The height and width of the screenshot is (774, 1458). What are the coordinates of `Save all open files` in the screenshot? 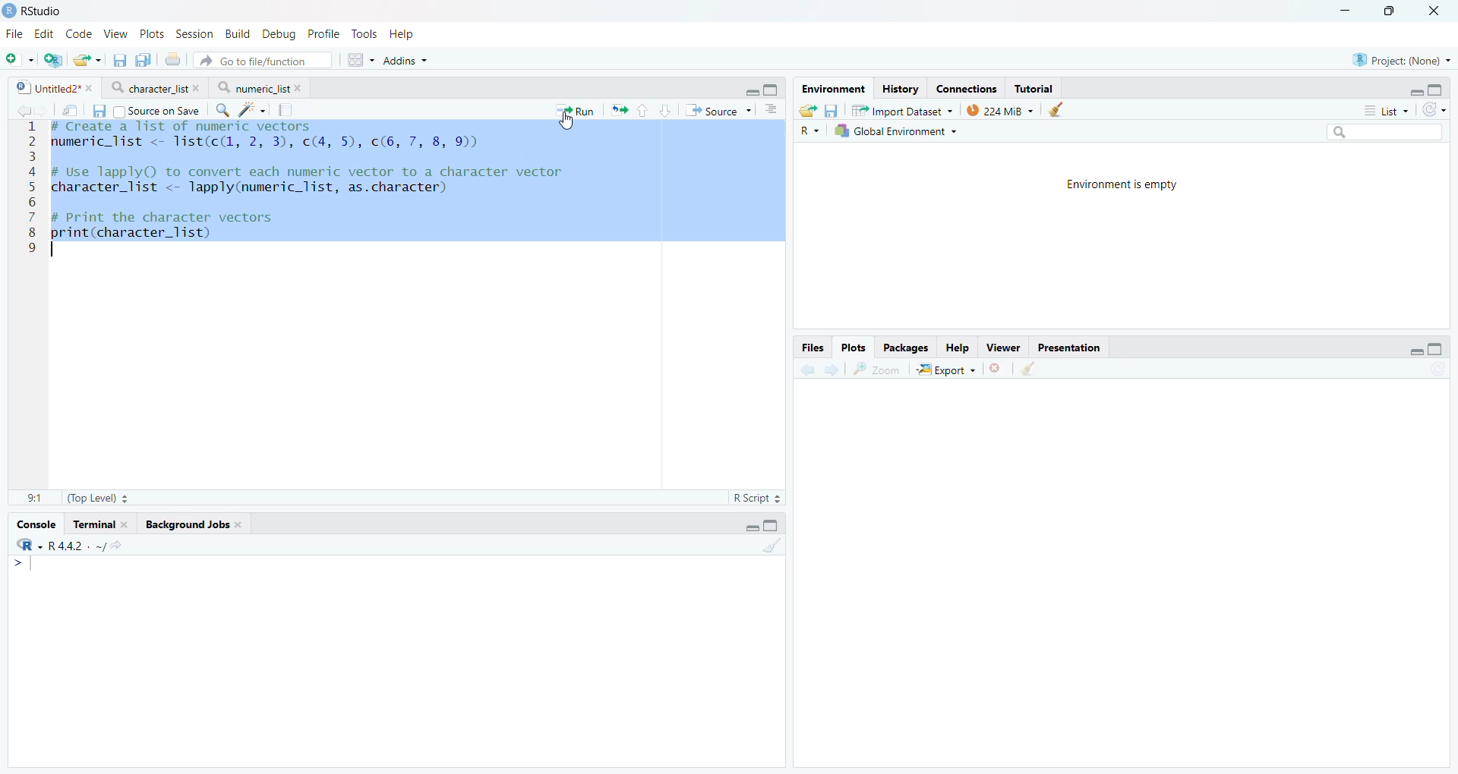 It's located at (144, 59).